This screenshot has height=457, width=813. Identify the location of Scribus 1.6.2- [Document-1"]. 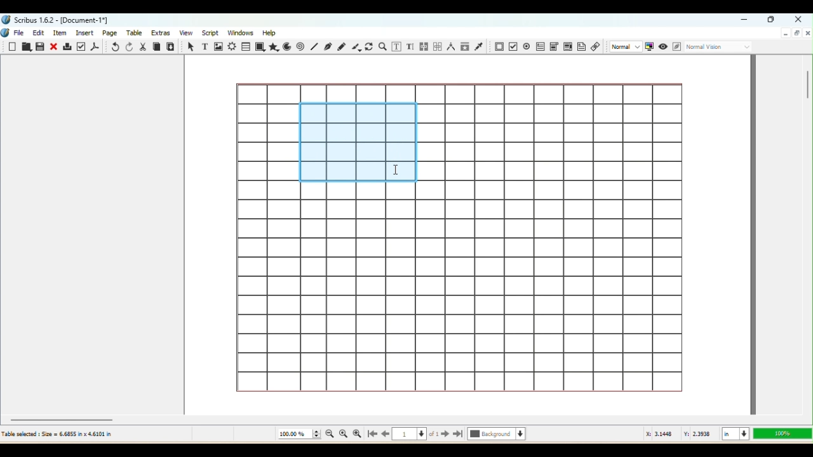
(57, 20).